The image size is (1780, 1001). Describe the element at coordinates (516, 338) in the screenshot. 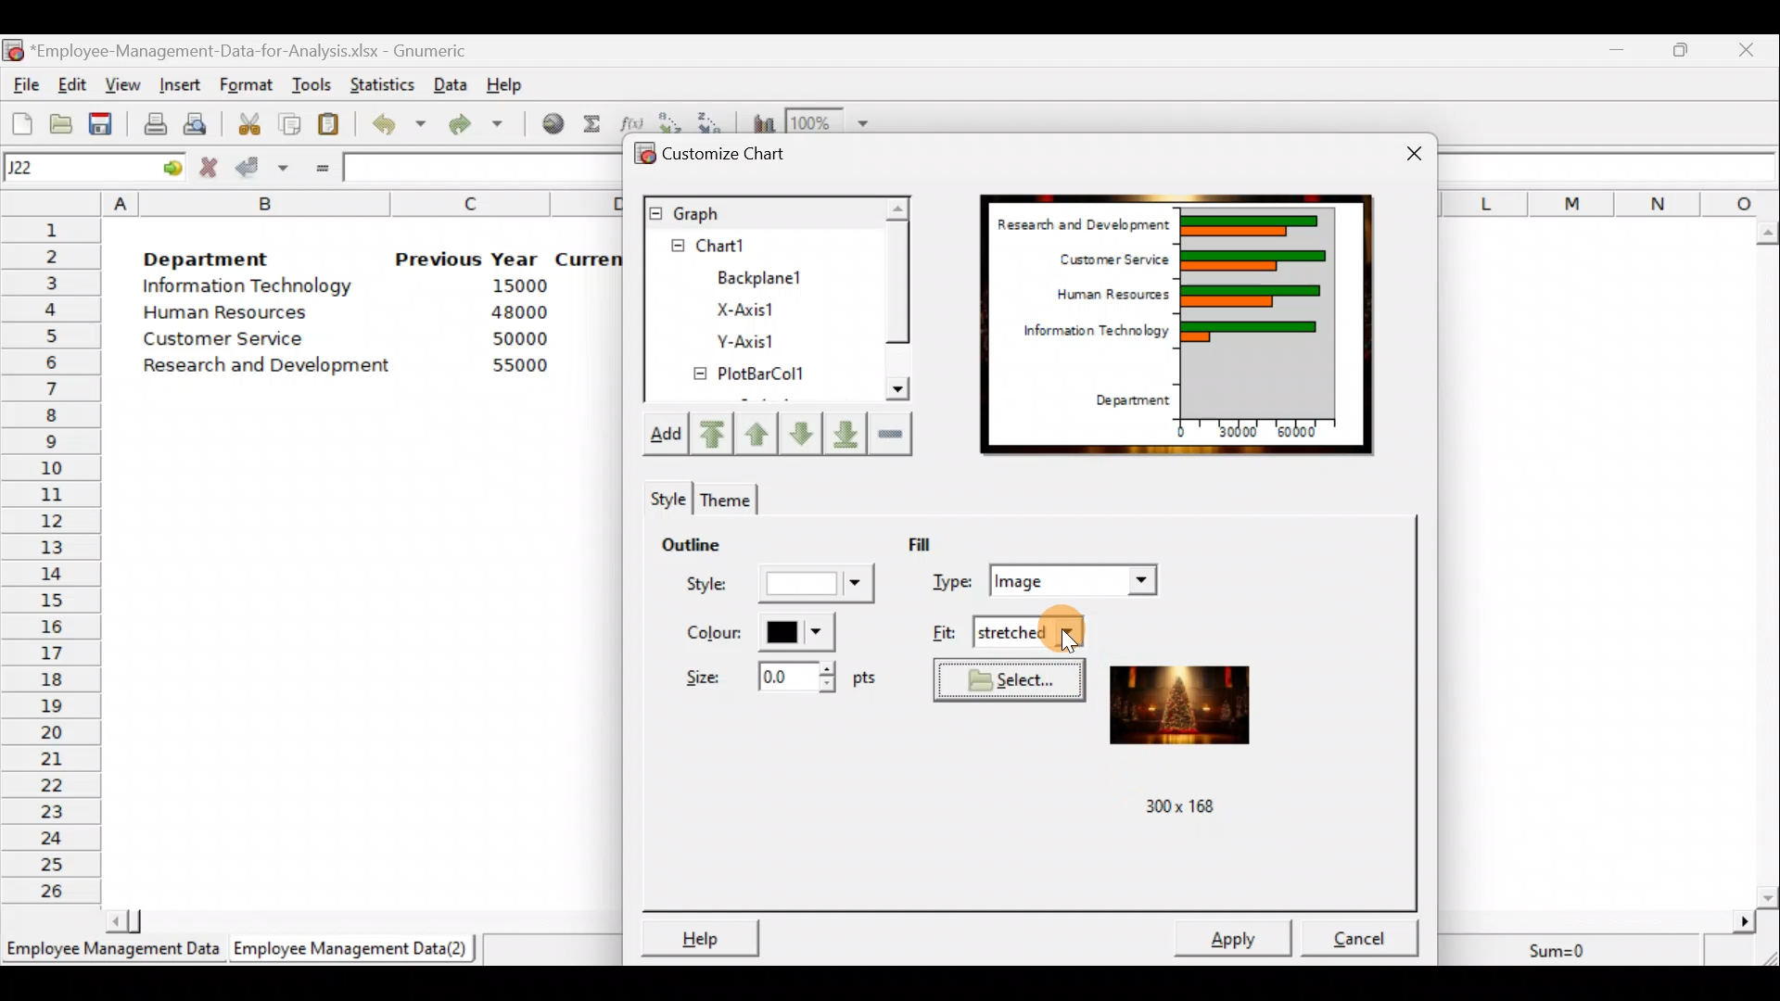

I see `50000` at that location.